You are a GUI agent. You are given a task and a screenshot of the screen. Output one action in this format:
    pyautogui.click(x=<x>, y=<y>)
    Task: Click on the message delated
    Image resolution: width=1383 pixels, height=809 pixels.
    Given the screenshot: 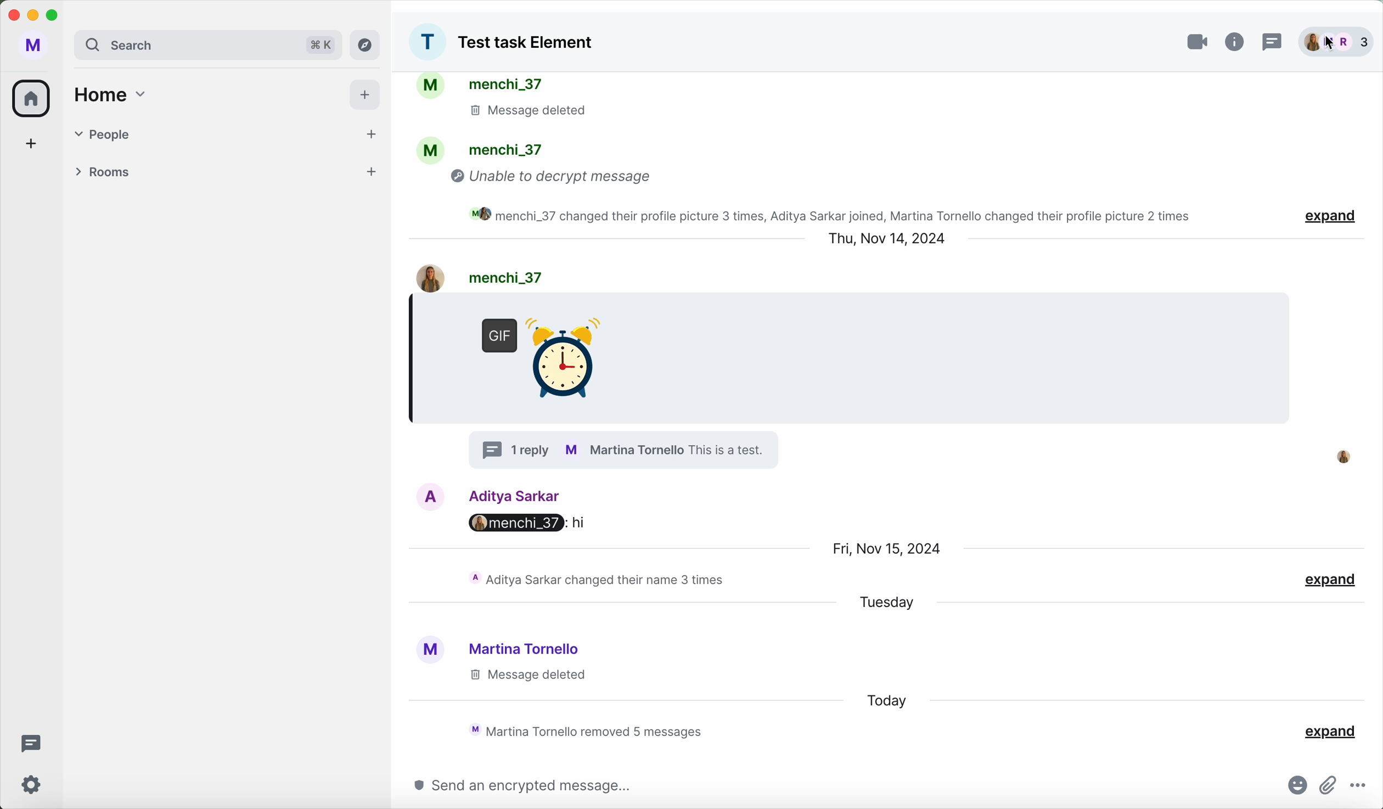 What is the action you would take?
    pyautogui.click(x=526, y=676)
    